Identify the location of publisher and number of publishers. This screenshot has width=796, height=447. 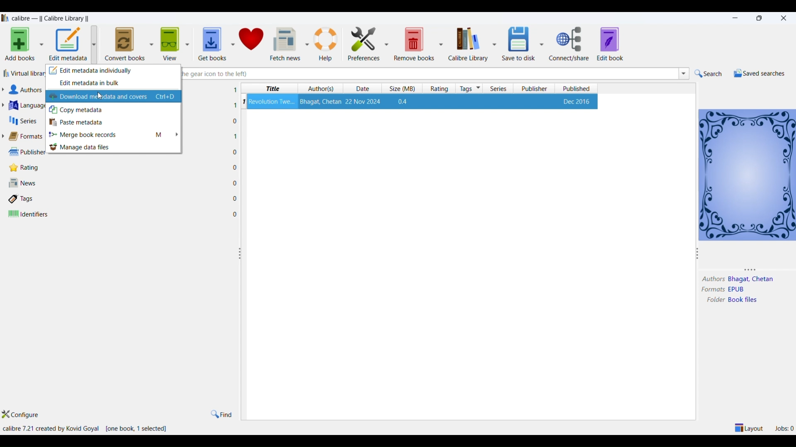
(26, 151).